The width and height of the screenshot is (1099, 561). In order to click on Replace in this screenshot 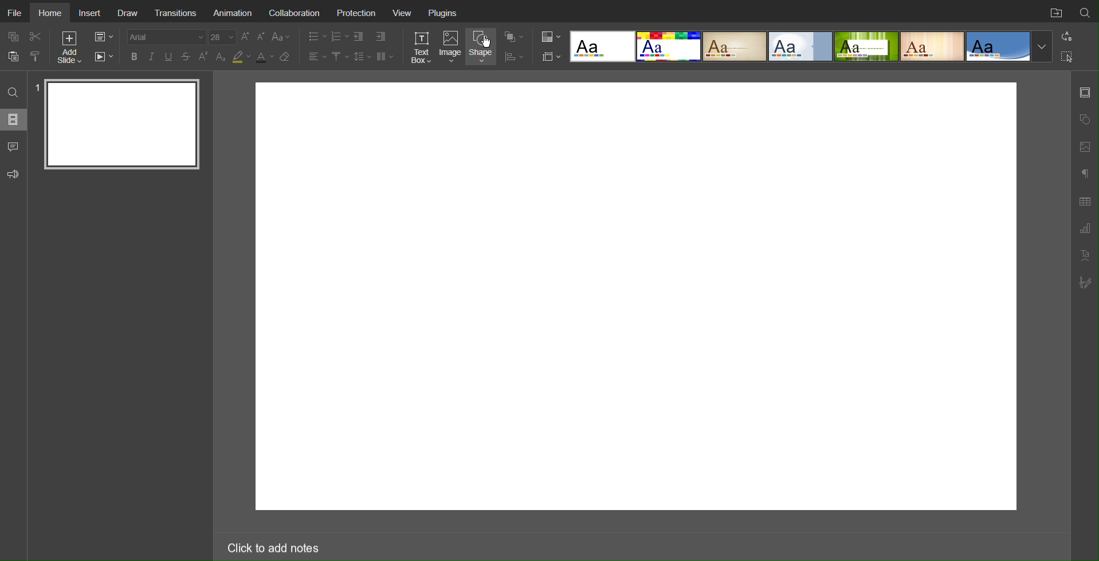, I will do `click(1066, 36)`.